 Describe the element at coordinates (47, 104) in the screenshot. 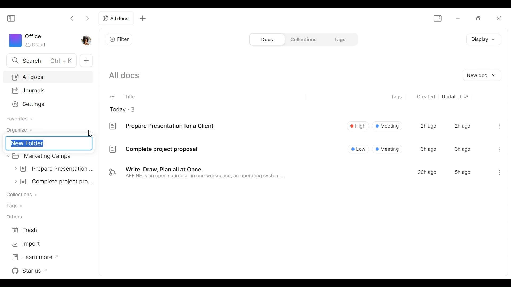

I see `Settings` at that location.